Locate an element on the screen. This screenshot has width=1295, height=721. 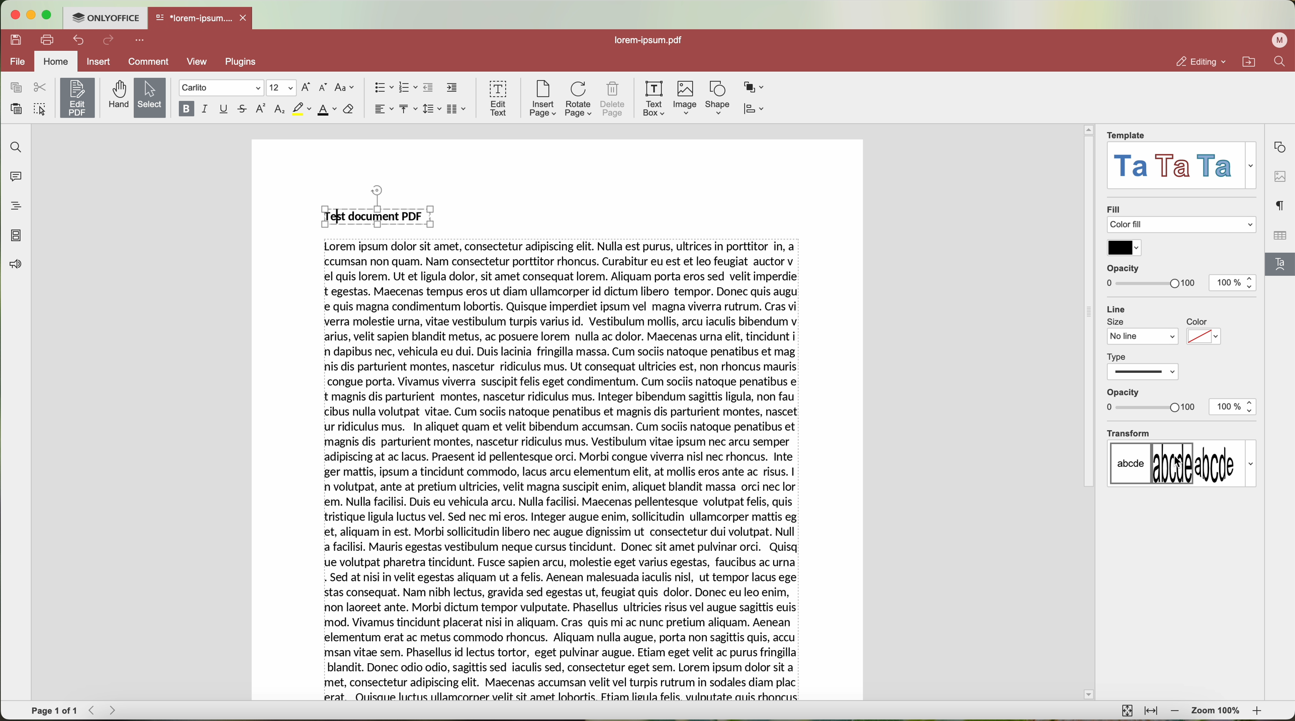
delete page is located at coordinates (613, 98).